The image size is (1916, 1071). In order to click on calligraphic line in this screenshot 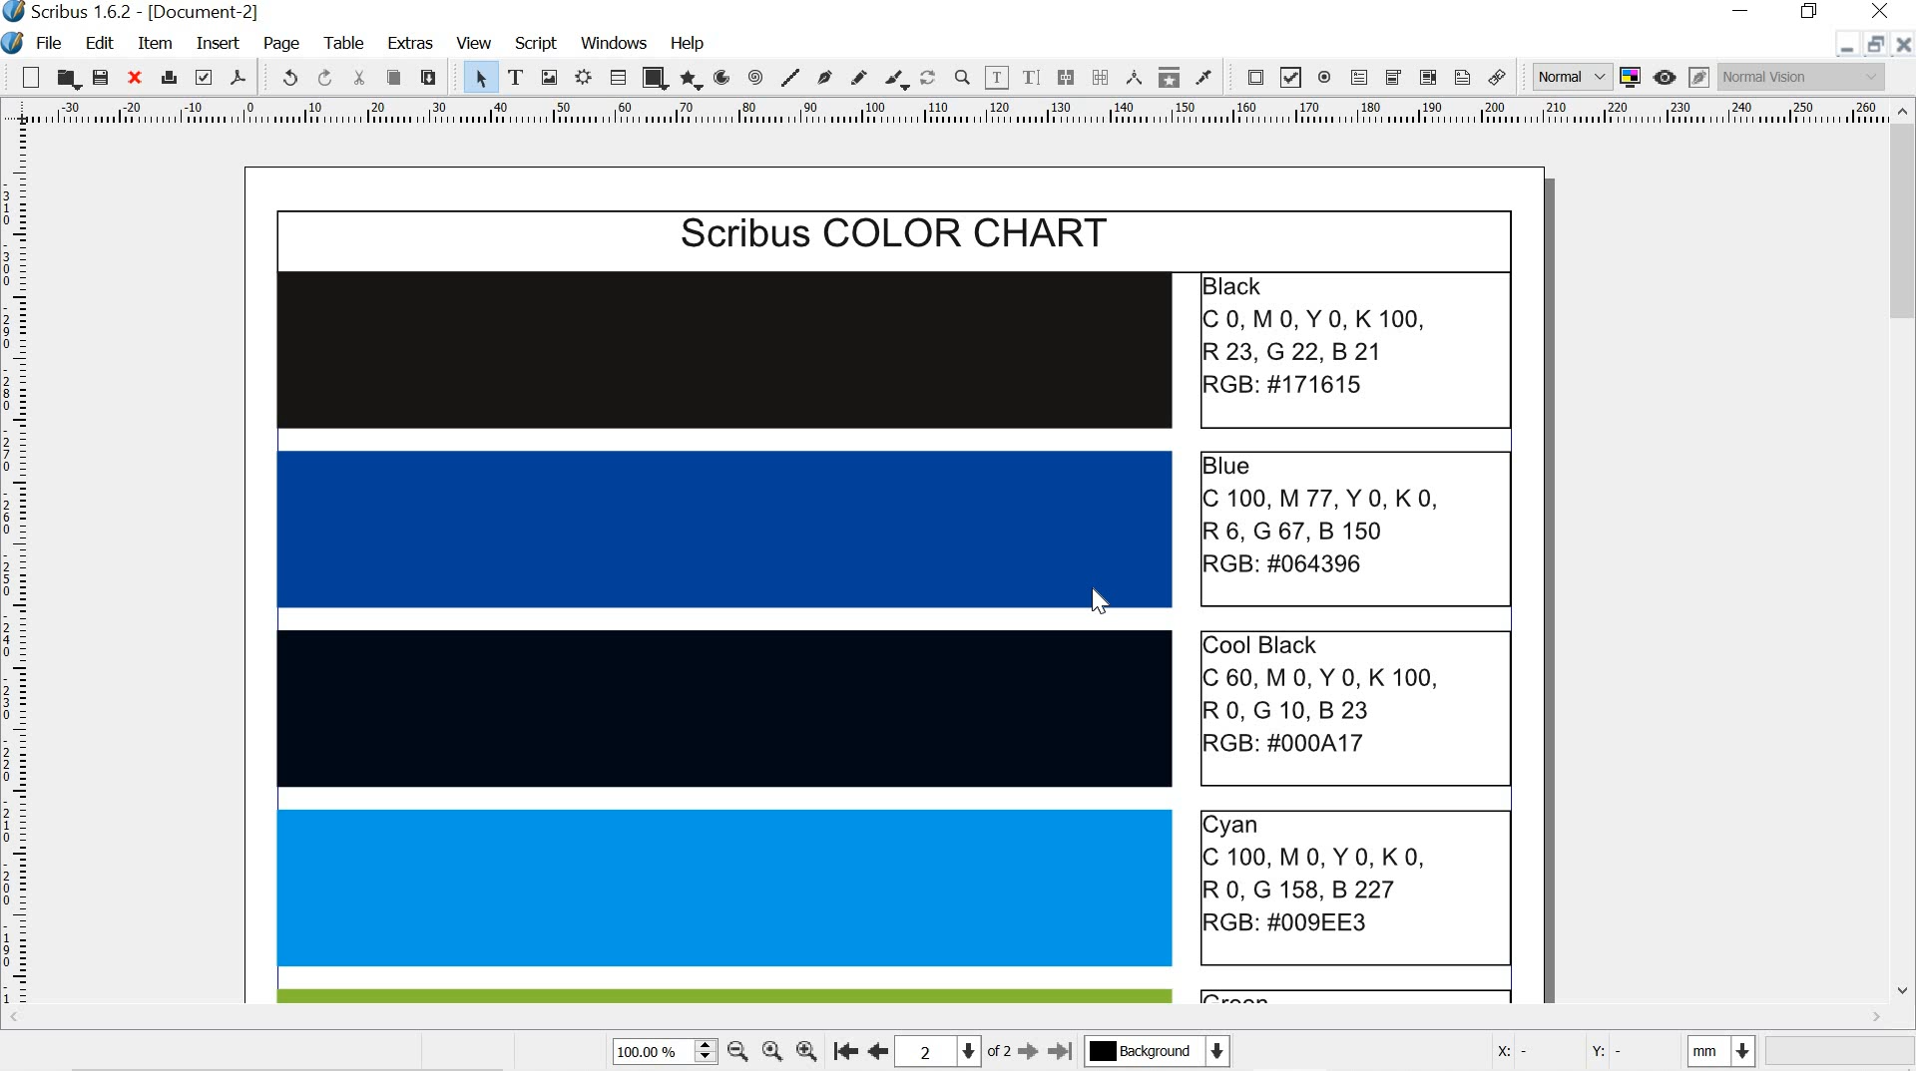, I will do `click(898, 80)`.